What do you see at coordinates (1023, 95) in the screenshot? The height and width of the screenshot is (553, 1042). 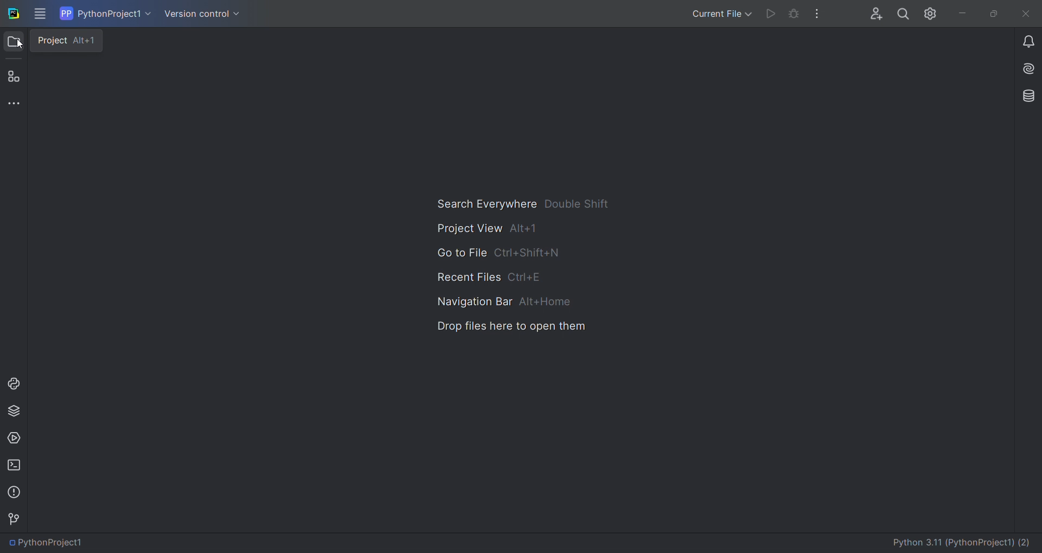 I see `database` at bounding box center [1023, 95].